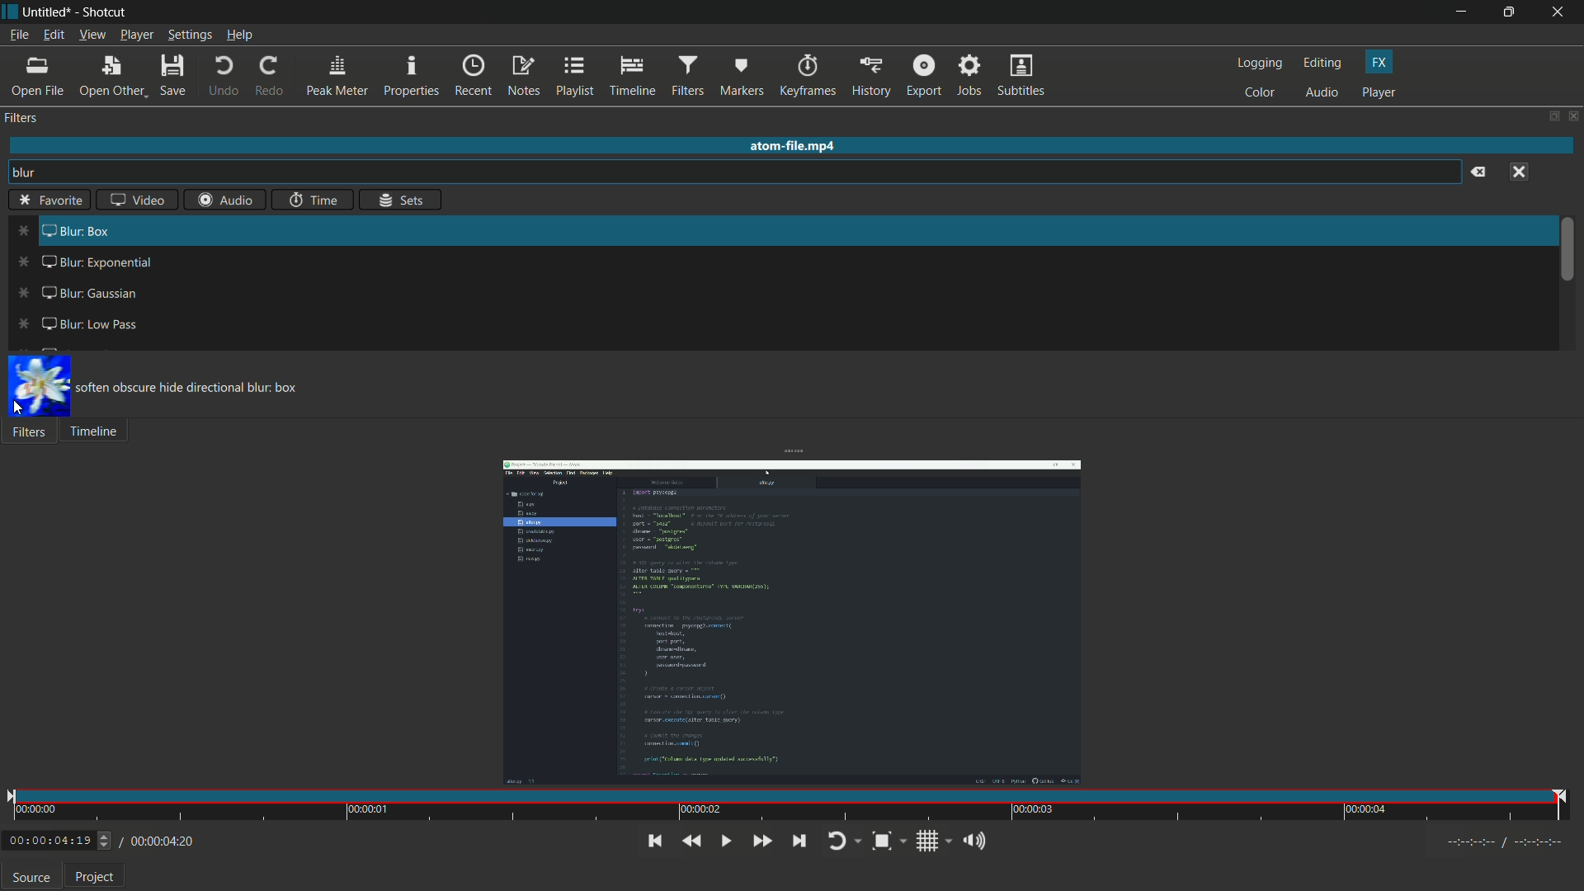  Describe the element at coordinates (630, 77) in the screenshot. I see `timeline` at that location.